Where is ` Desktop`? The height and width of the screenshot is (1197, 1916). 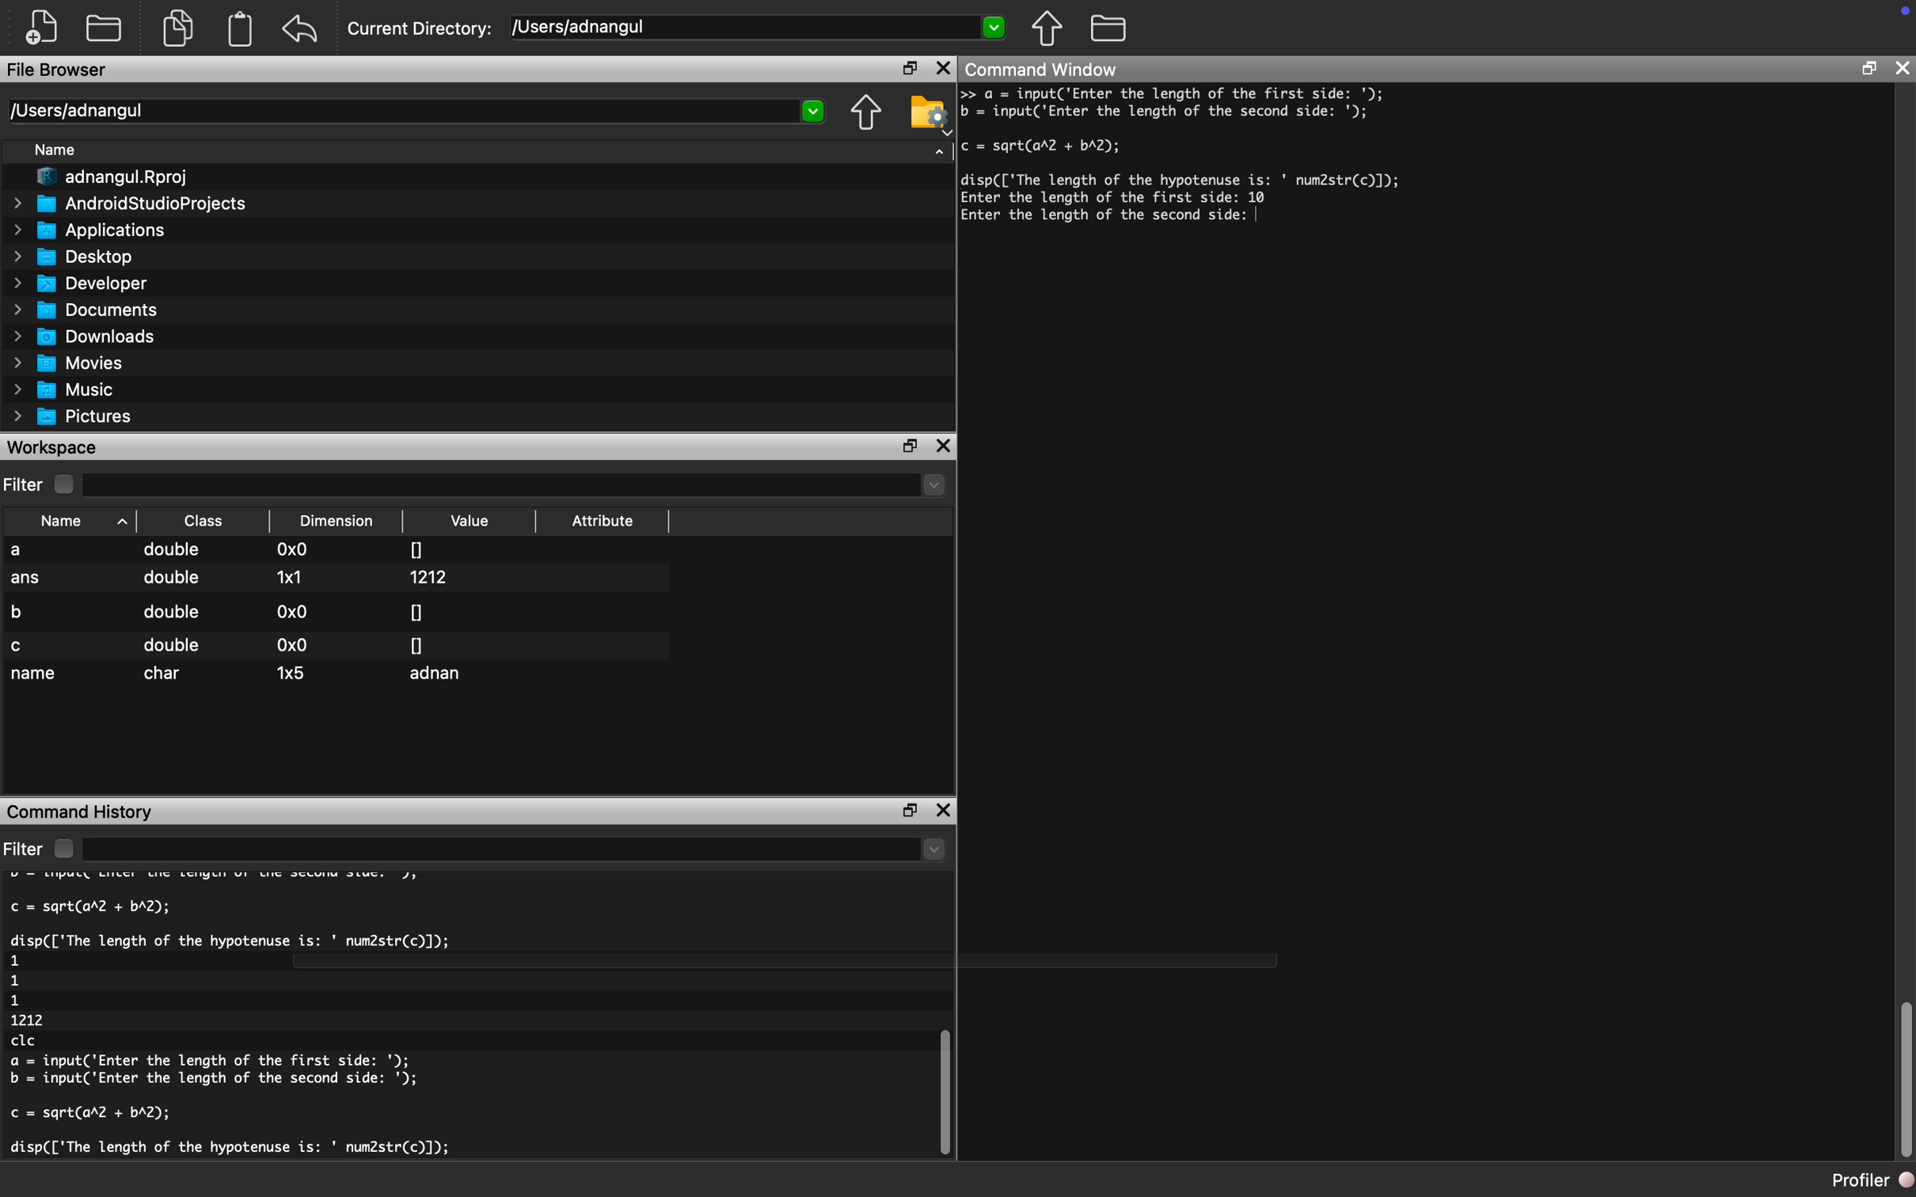  Desktop is located at coordinates (82, 255).